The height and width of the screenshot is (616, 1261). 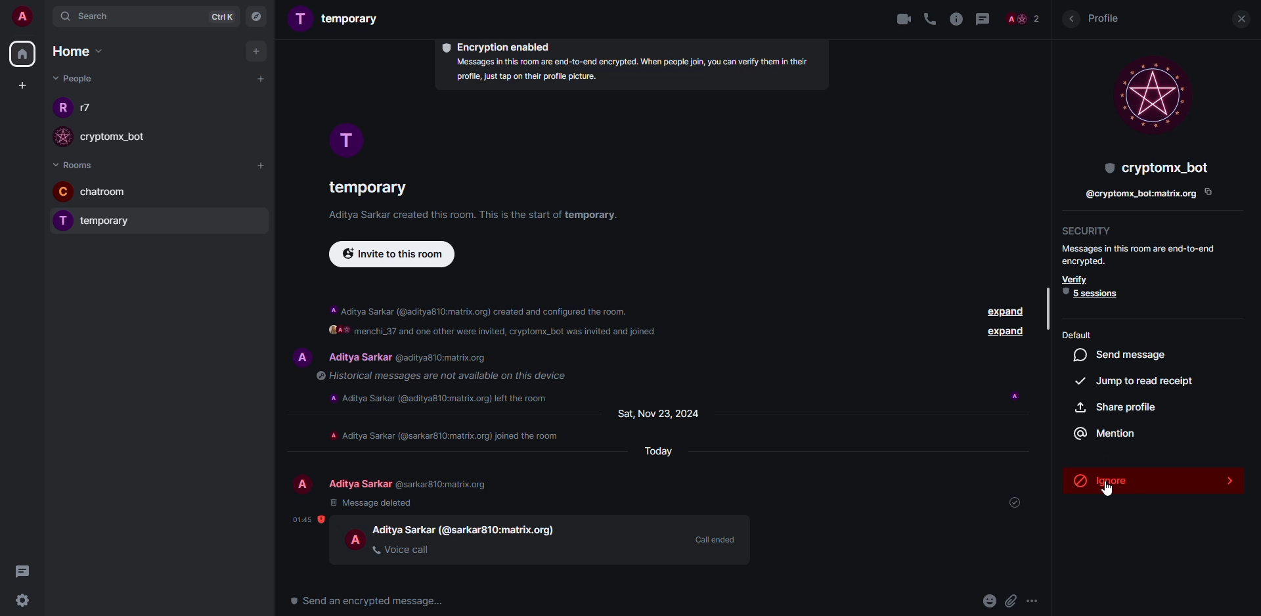 I want to click on profile, so click(x=60, y=110).